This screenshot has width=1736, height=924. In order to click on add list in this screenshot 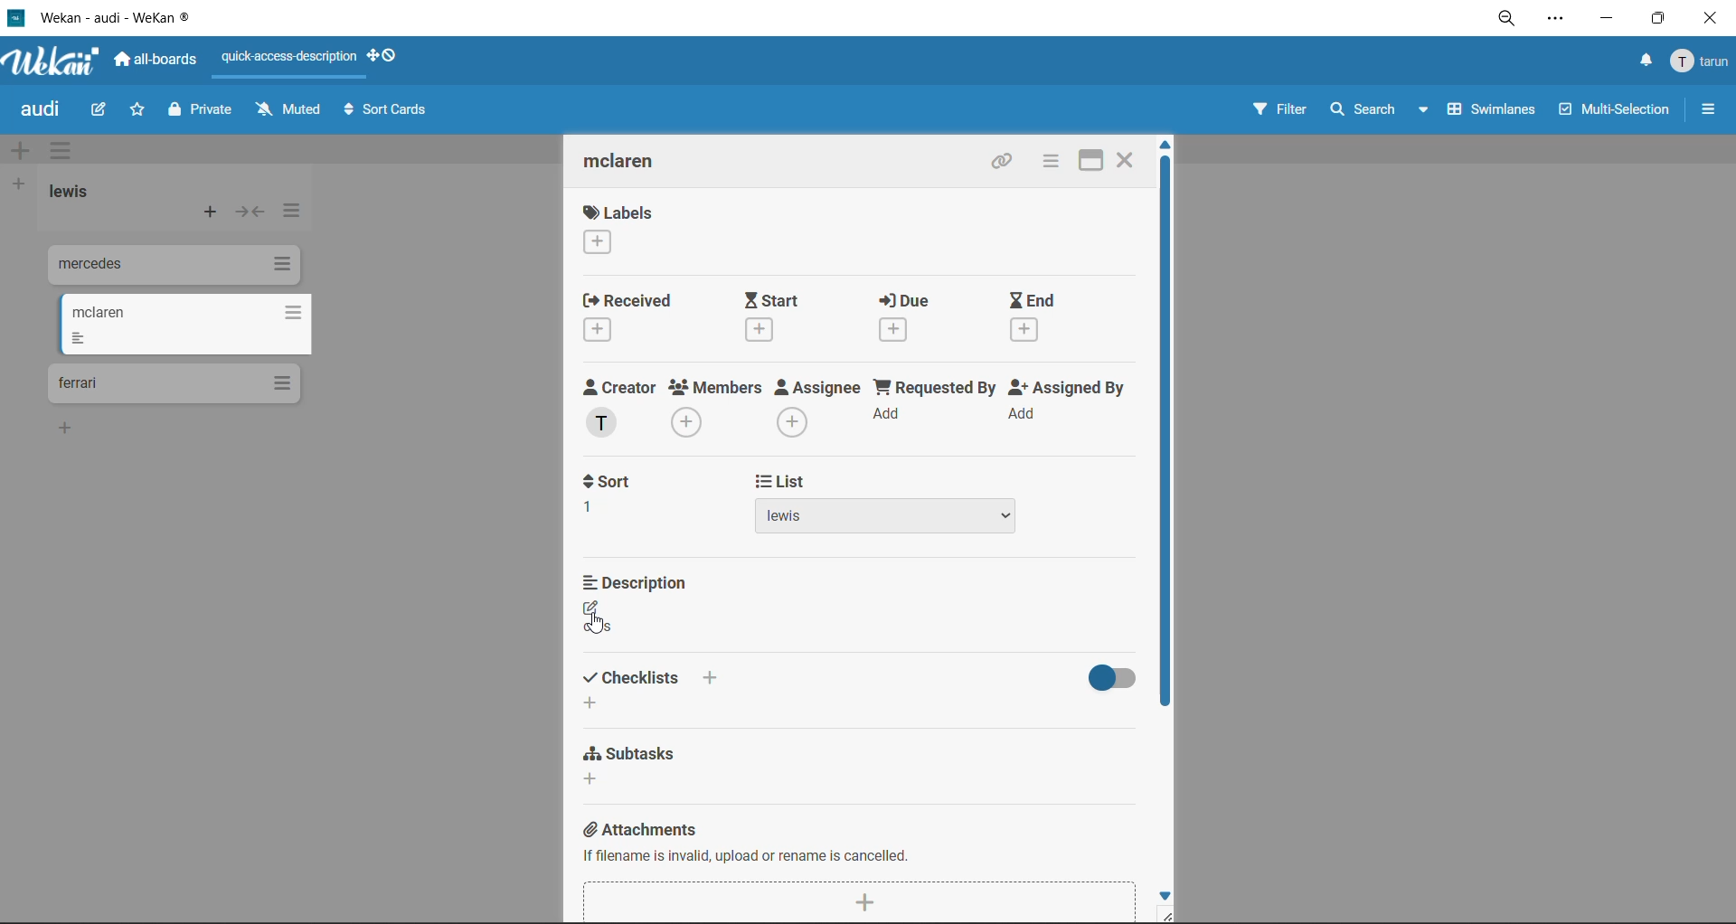, I will do `click(17, 185)`.